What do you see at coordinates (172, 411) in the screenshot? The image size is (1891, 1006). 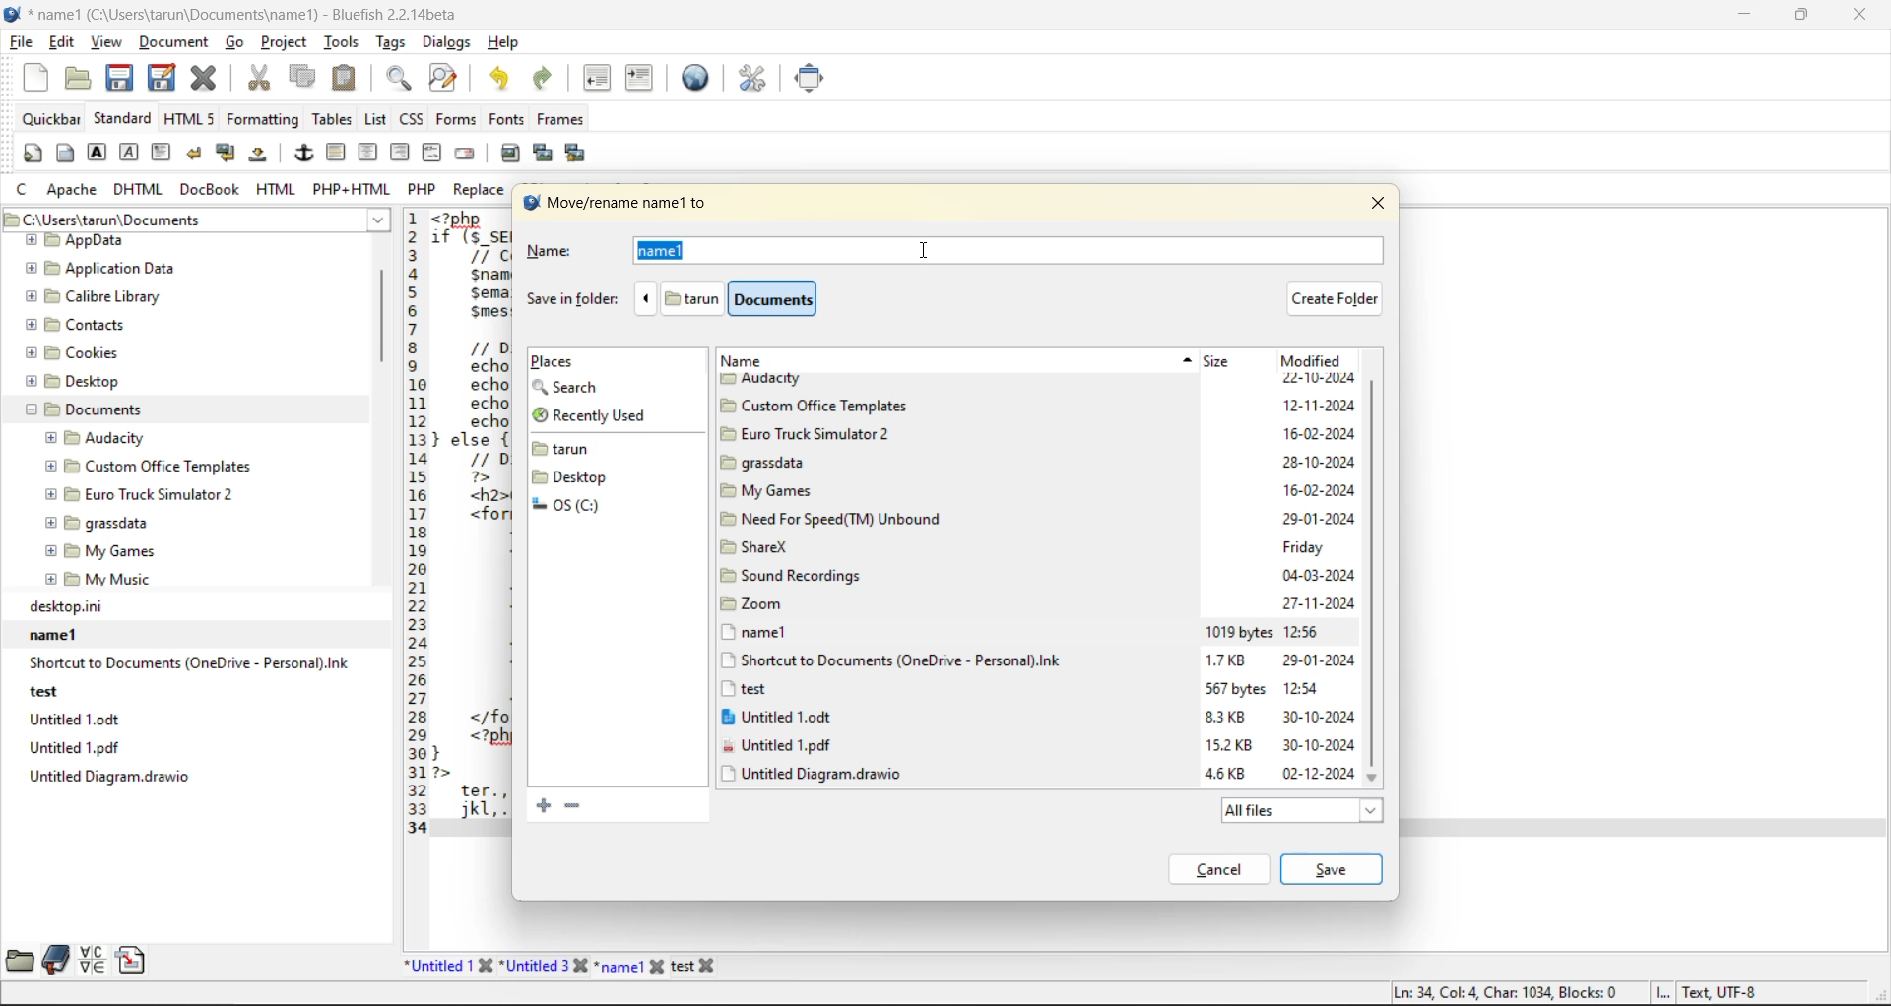 I see `folder explorer` at bounding box center [172, 411].